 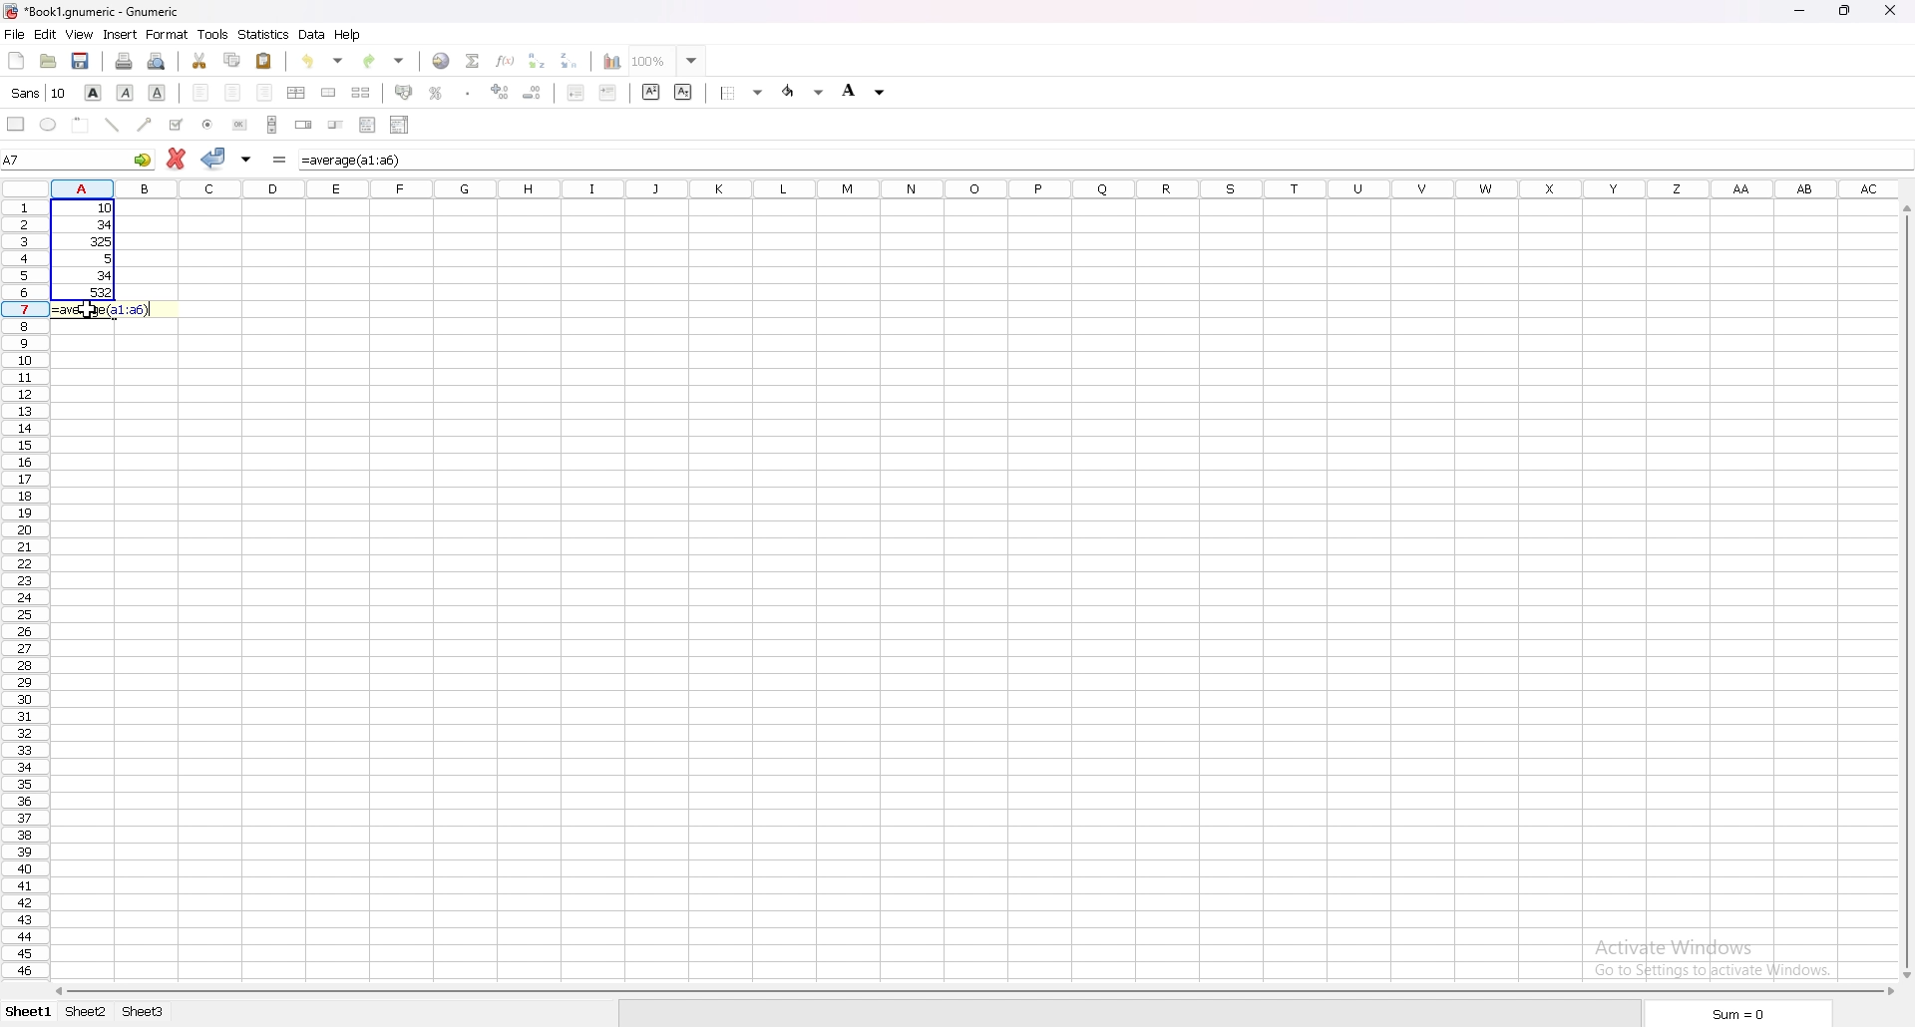 What do you see at coordinates (90, 224) in the screenshot?
I see `34` at bounding box center [90, 224].